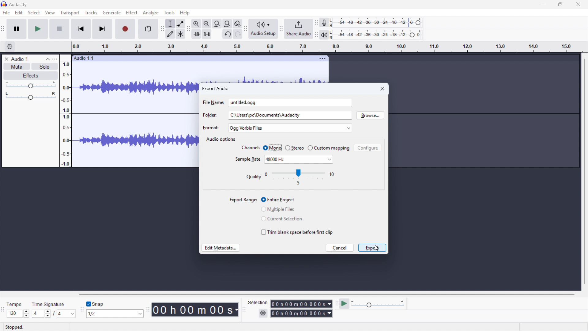 This screenshot has height=331, width=588. What do you see at coordinates (188, 29) in the screenshot?
I see `Edit toolbar ` at bounding box center [188, 29].